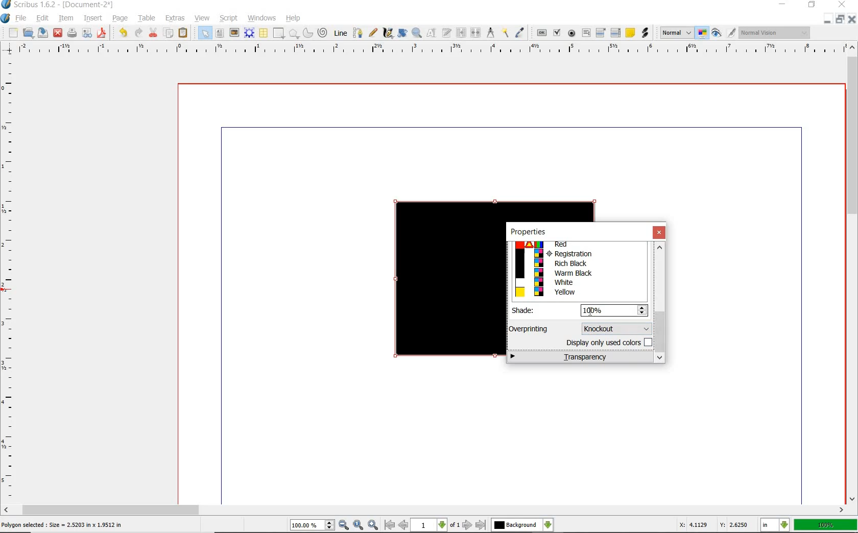 Image resolution: width=858 pixels, height=533 pixels. What do you see at coordinates (153, 34) in the screenshot?
I see `cut` at bounding box center [153, 34].